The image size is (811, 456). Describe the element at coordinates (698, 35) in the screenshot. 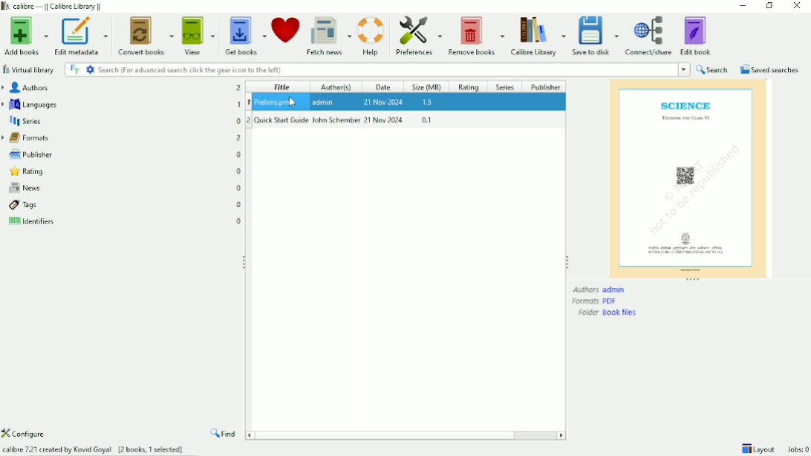

I see `Edit book` at that location.